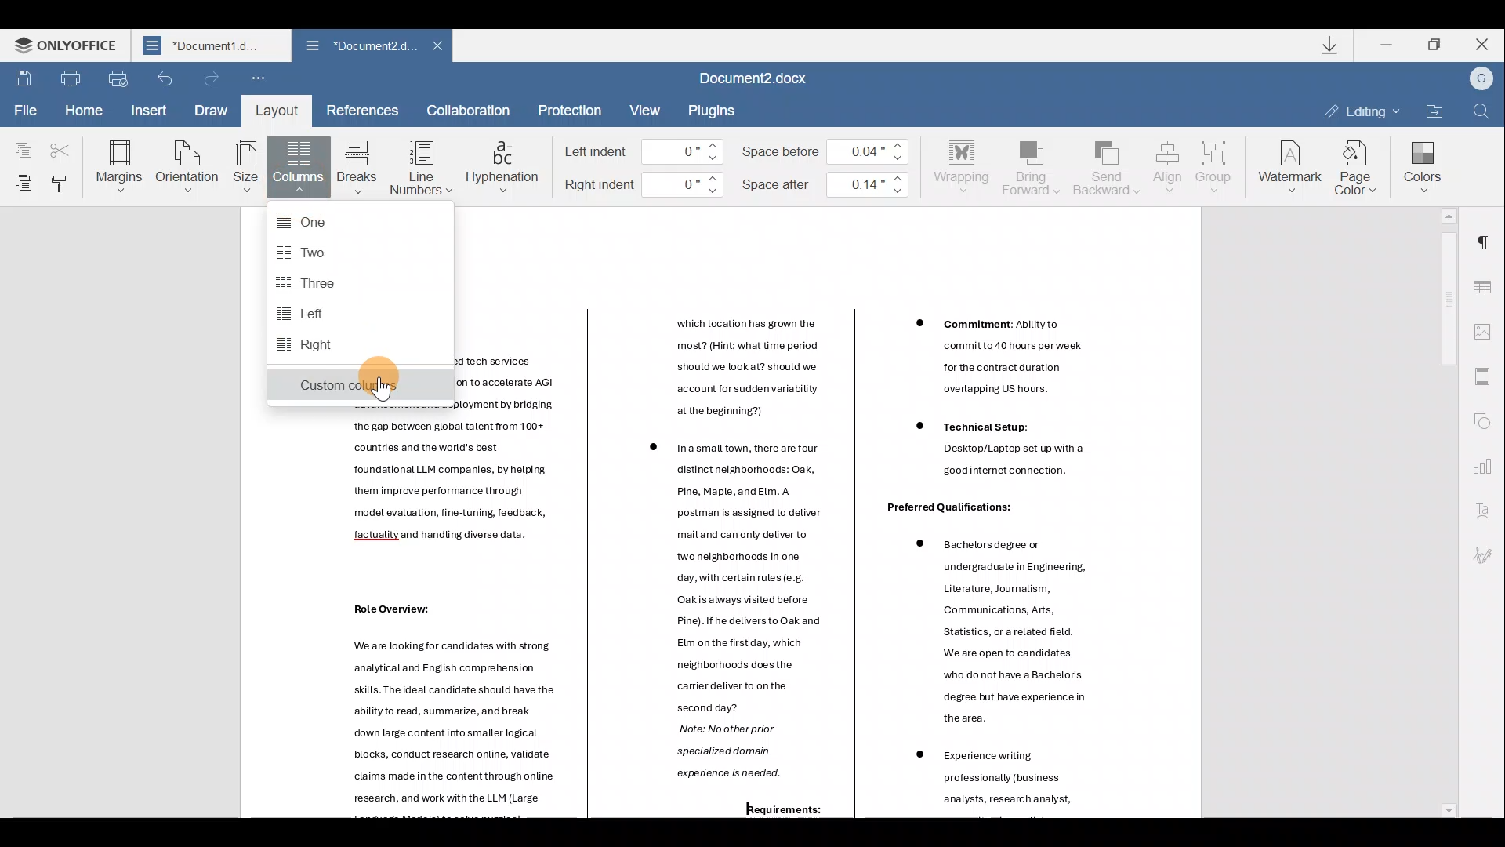  I want to click on Shape settings, so click(1488, 423).